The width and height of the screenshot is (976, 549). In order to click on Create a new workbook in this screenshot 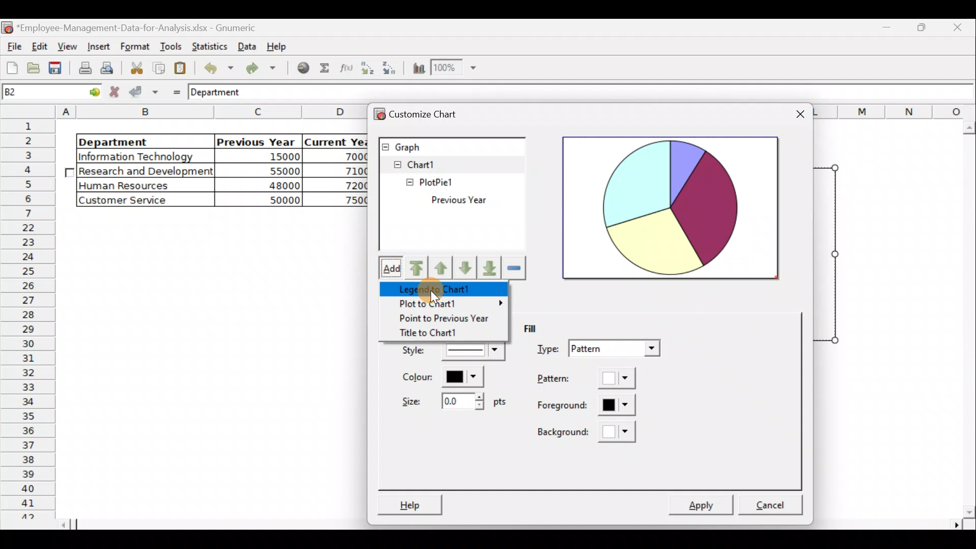, I will do `click(12, 68)`.